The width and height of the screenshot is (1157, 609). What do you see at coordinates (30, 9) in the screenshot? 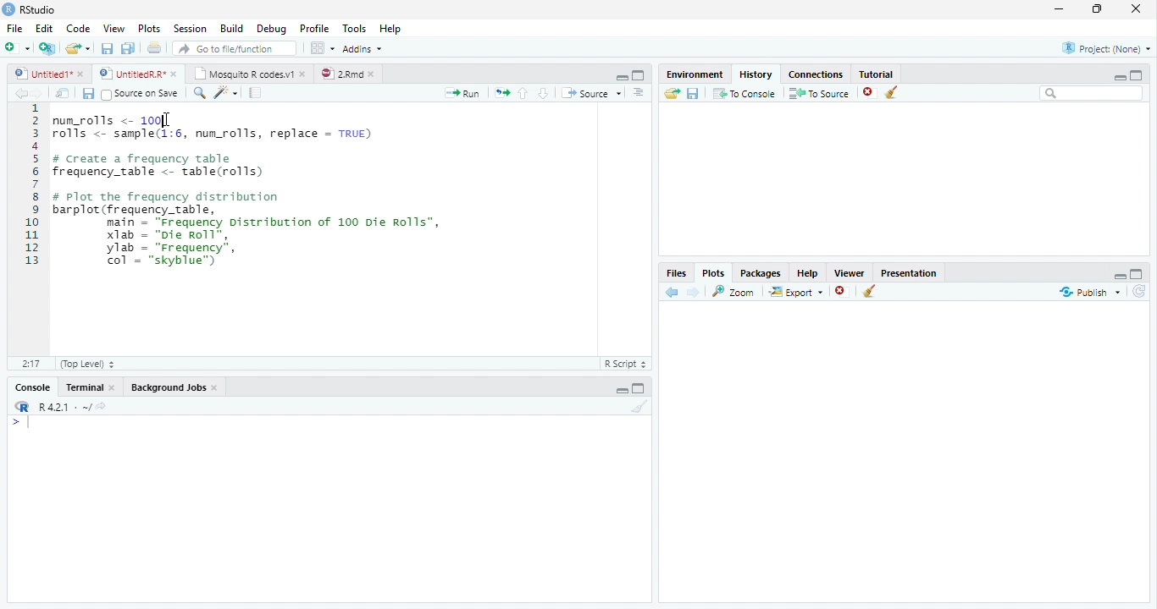
I see `RStudio` at bounding box center [30, 9].